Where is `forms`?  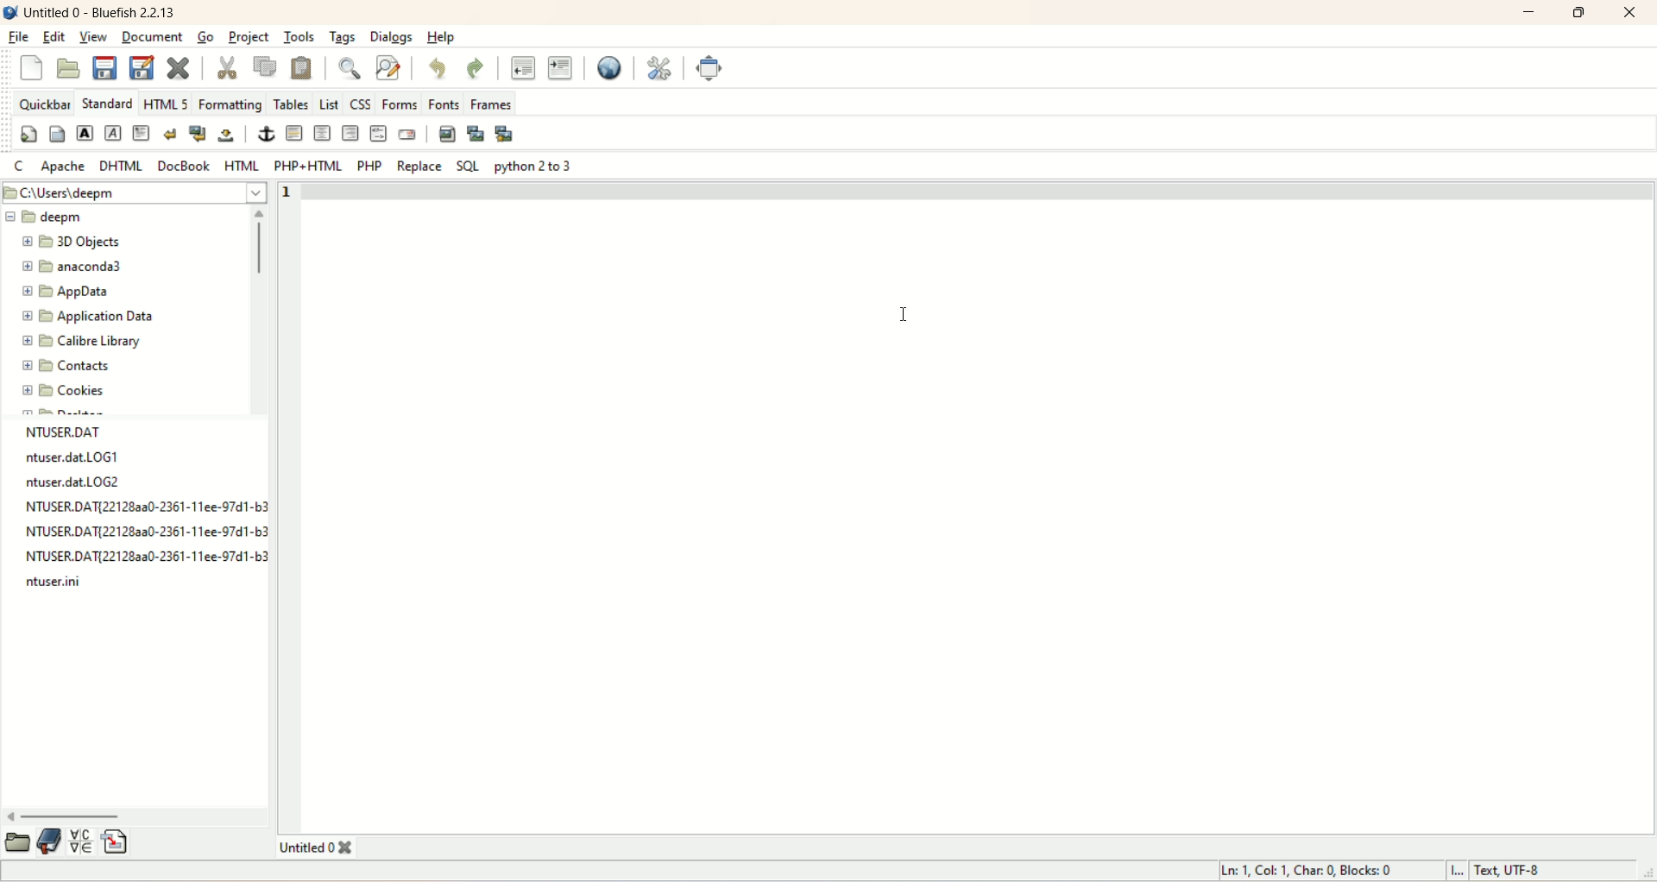 forms is located at coordinates (399, 103).